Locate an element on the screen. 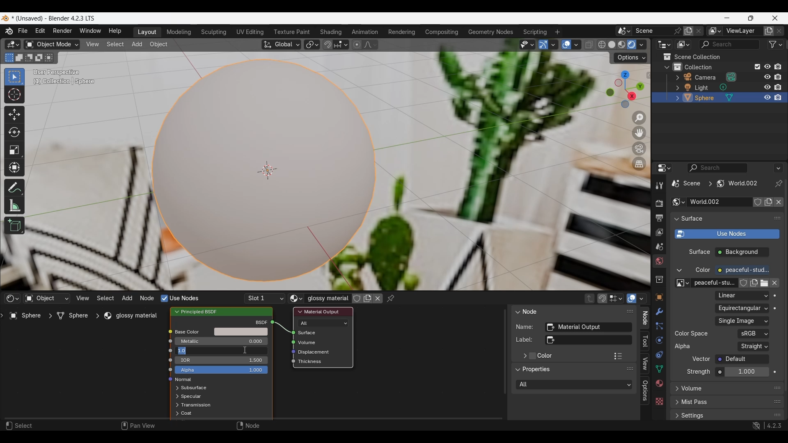 The height and width of the screenshot is (443, 788). Editor type is located at coordinates (12, 298).